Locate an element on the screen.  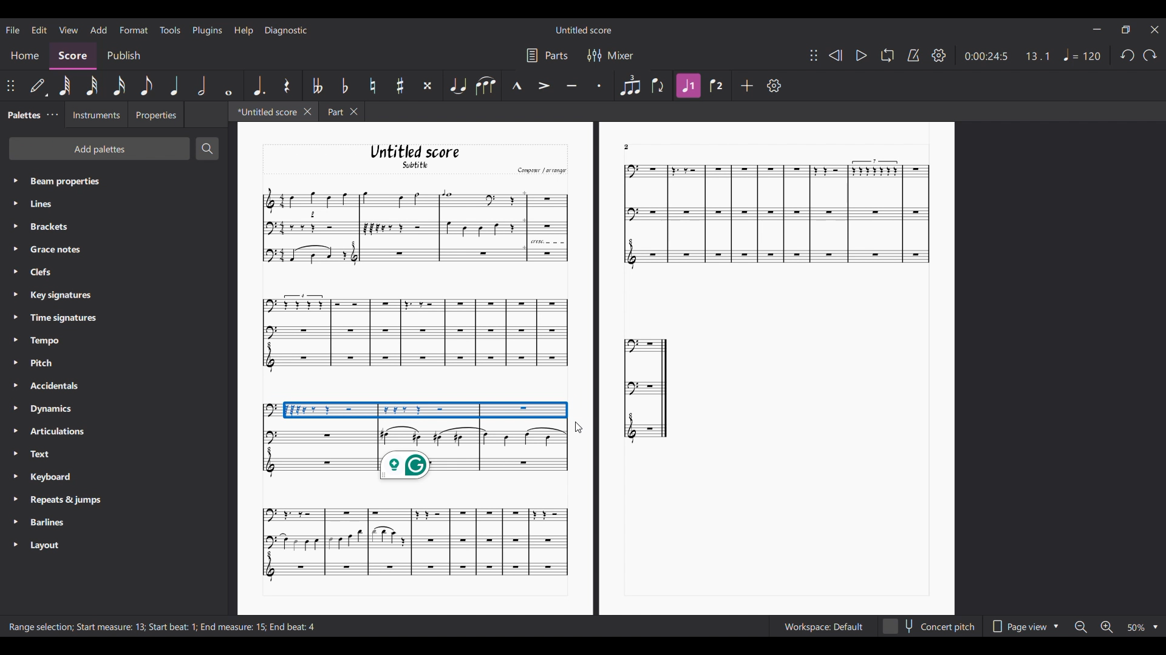
Show in smaller tab is located at coordinates (1125, 30).